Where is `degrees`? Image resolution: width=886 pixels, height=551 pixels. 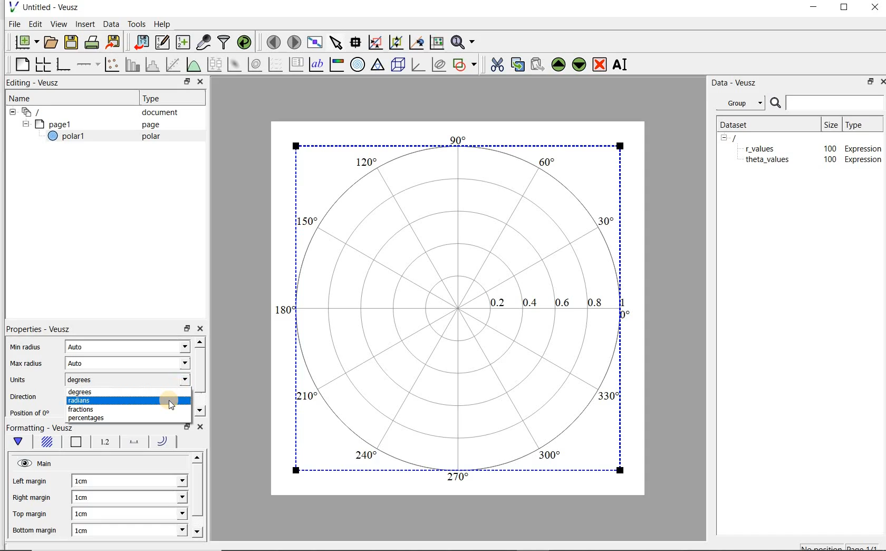
degrees is located at coordinates (91, 378).